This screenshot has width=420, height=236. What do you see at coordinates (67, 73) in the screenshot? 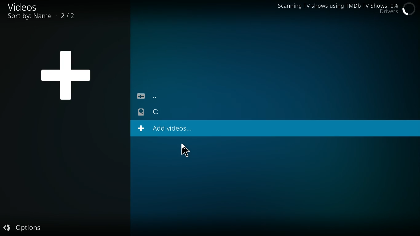
I see ` +` at bounding box center [67, 73].